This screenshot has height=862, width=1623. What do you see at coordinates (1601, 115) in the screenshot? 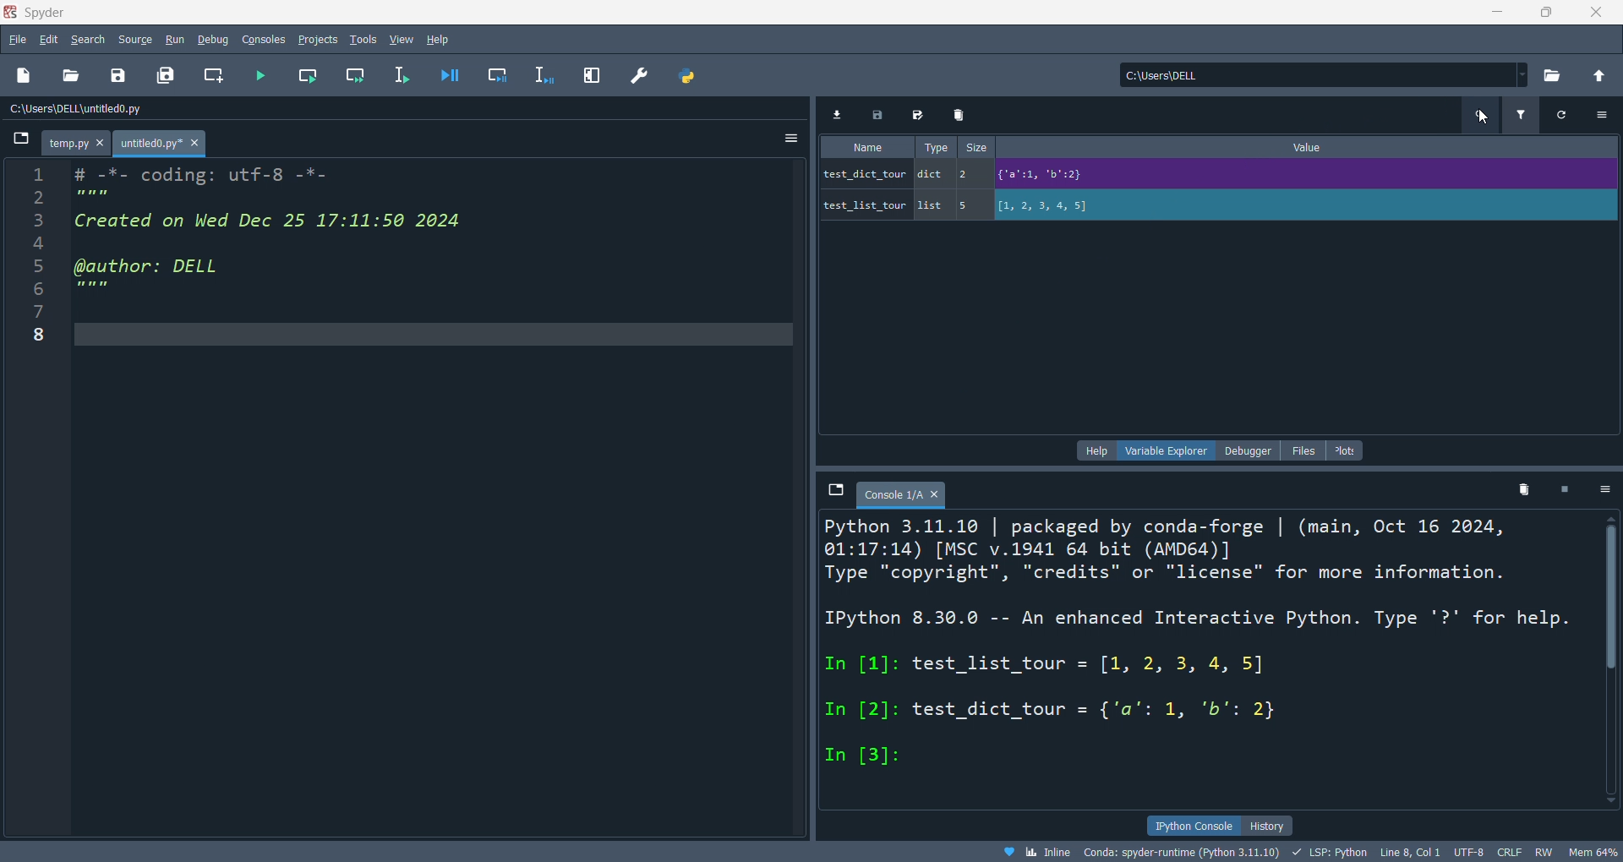
I see `options` at bounding box center [1601, 115].